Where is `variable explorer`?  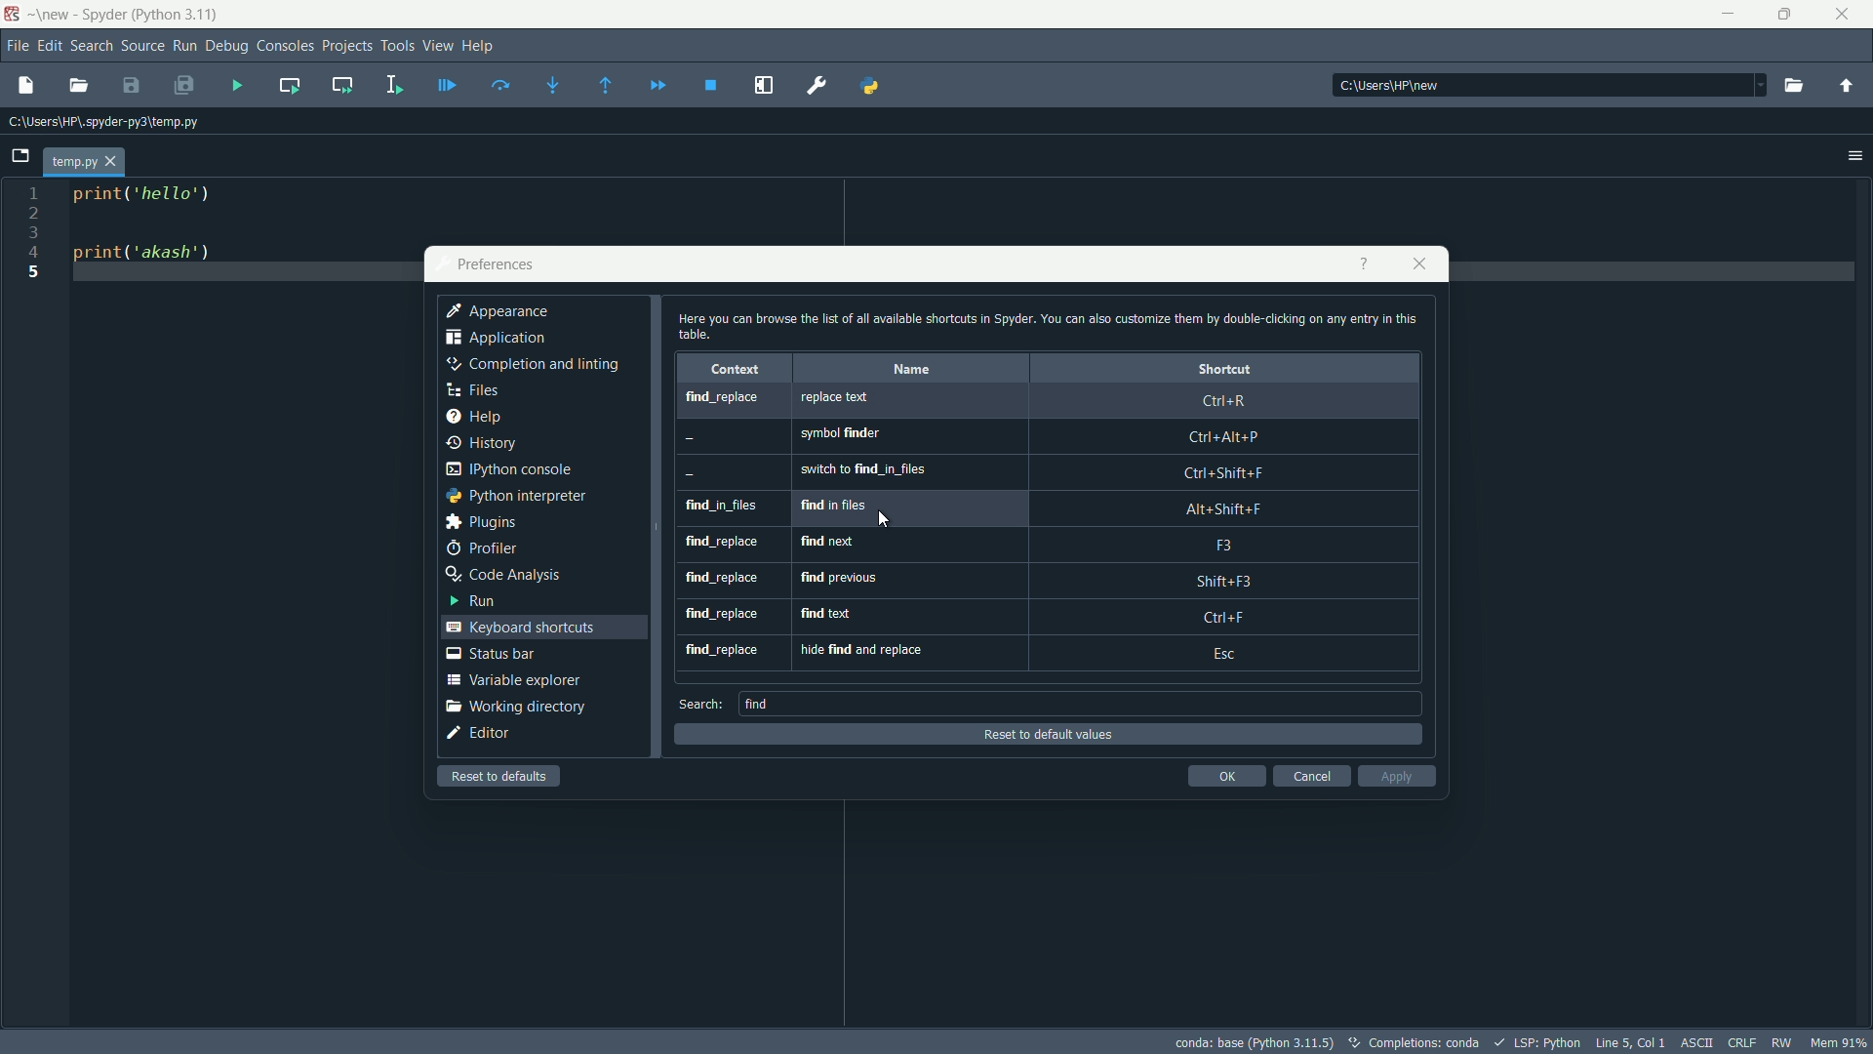 variable explorer is located at coordinates (513, 680).